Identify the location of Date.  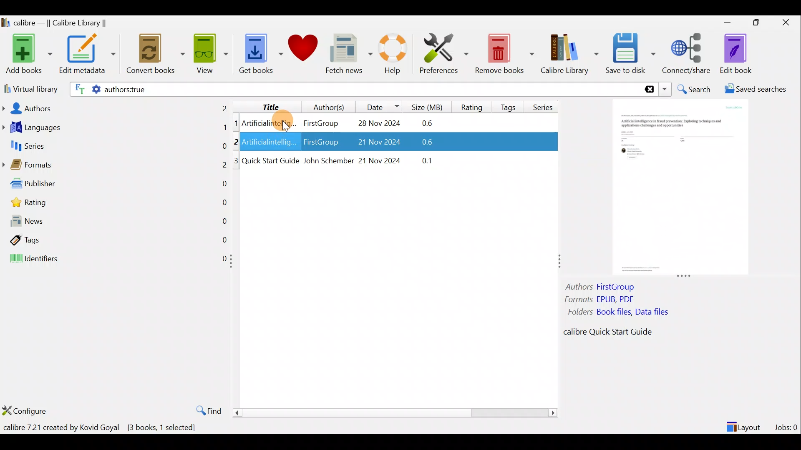
(379, 107).